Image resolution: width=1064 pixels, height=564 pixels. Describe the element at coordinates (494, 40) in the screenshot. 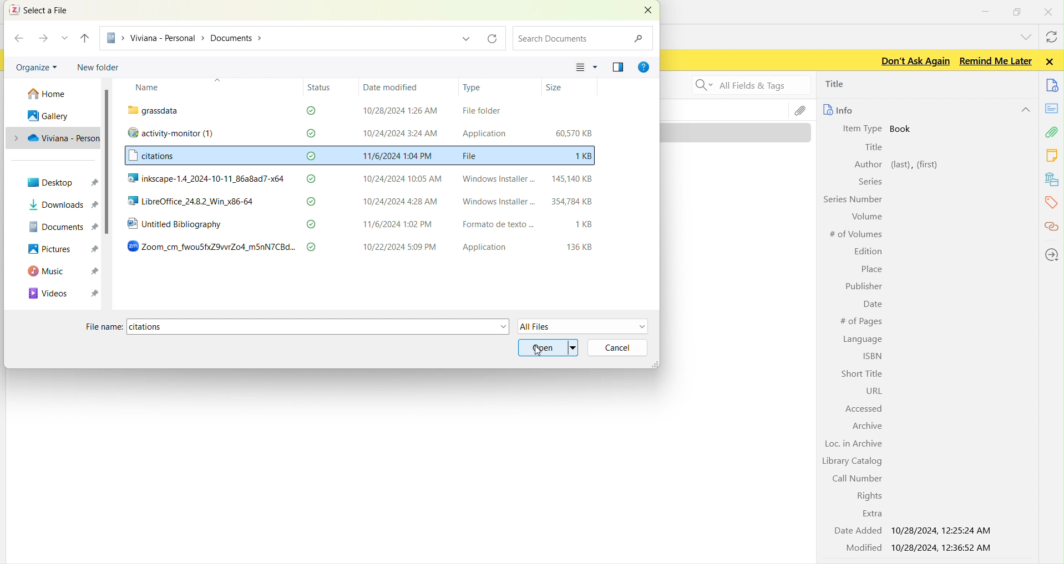

I see `refresh` at that location.